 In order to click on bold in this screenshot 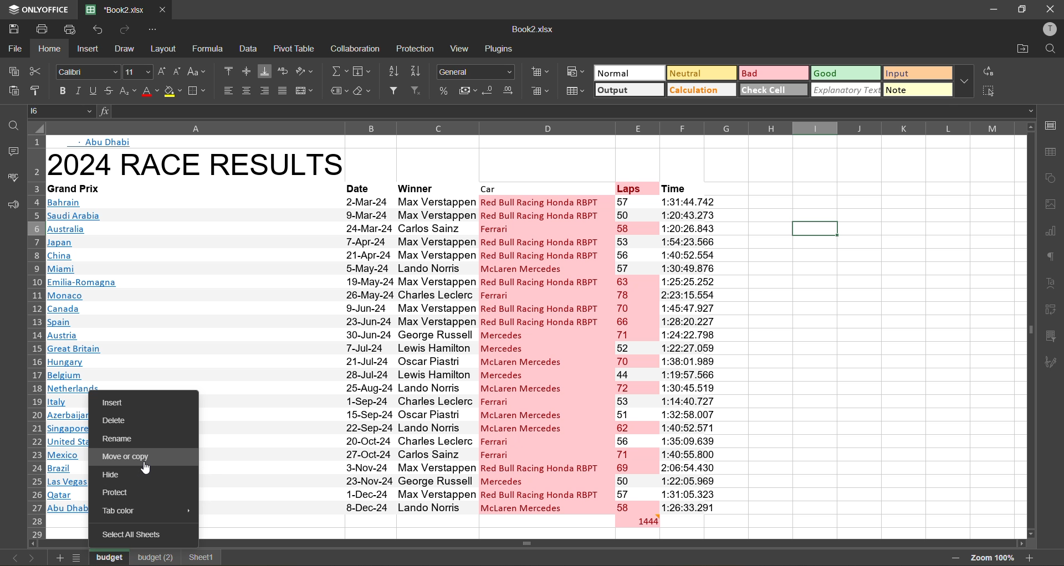, I will do `click(60, 90)`.